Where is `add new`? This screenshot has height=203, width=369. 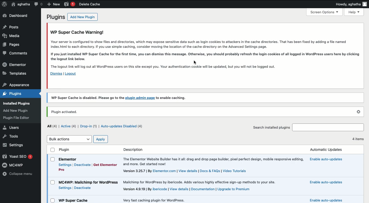
add new is located at coordinates (53, 4).